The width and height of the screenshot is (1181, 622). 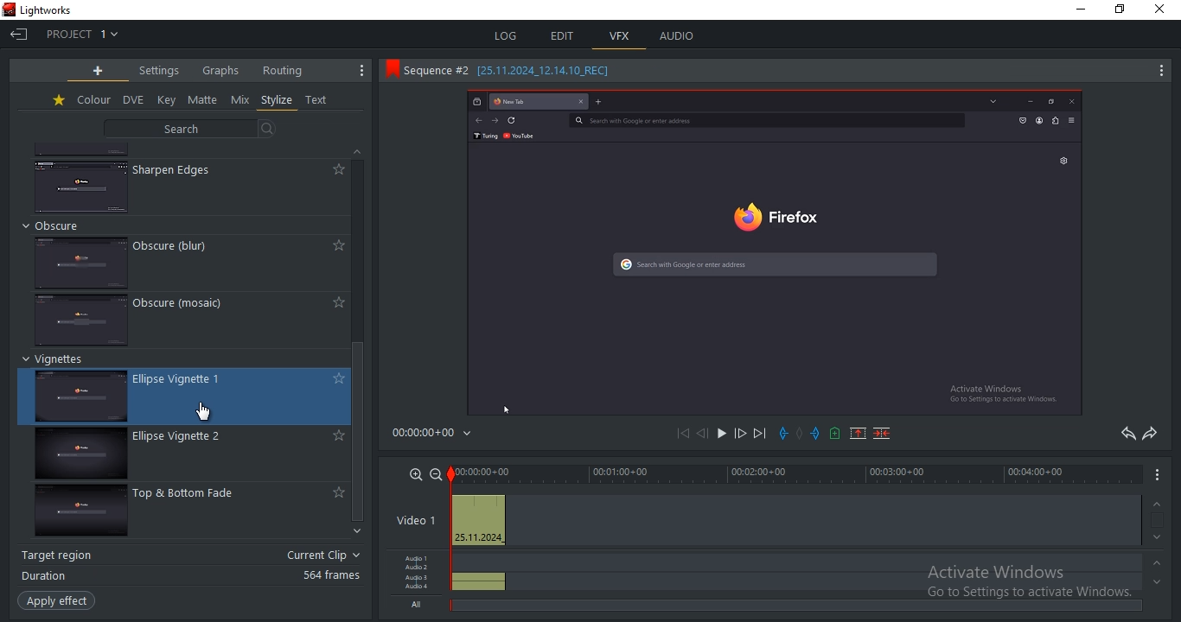 I want to click on mix, so click(x=240, y=100).